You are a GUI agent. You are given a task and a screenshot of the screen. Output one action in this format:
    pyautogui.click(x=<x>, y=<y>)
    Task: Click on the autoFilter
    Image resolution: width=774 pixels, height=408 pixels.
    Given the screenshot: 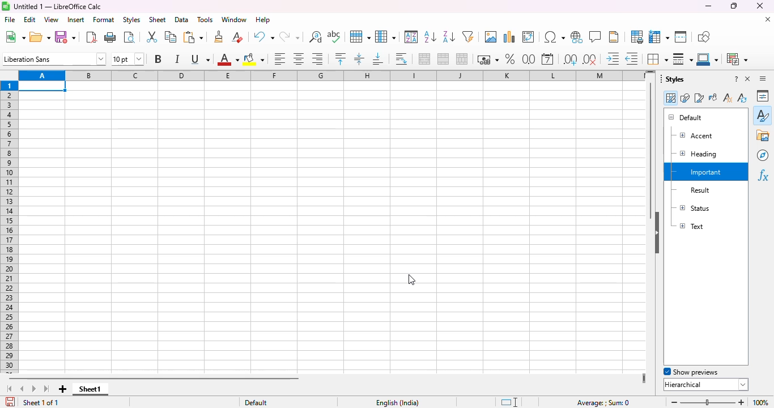 What is the action you would take?
    pyautogui.click(x=468, y=36)
    